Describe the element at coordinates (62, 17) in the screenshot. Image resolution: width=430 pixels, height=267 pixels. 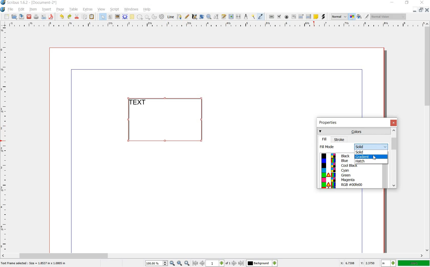
I see `undo` at that location.